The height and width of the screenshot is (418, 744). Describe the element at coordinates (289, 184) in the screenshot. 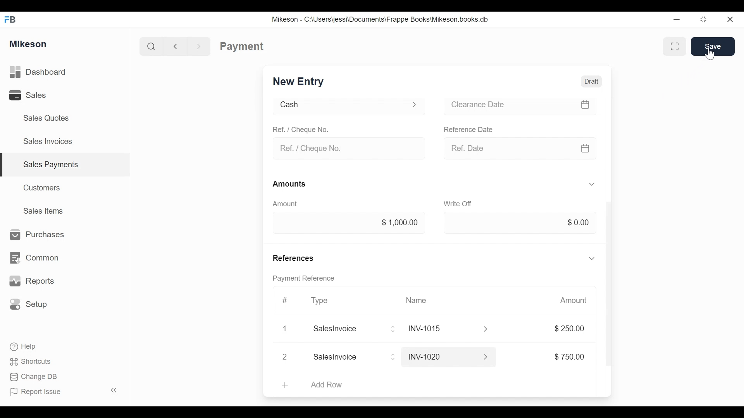

I see `Amounts` at that location.